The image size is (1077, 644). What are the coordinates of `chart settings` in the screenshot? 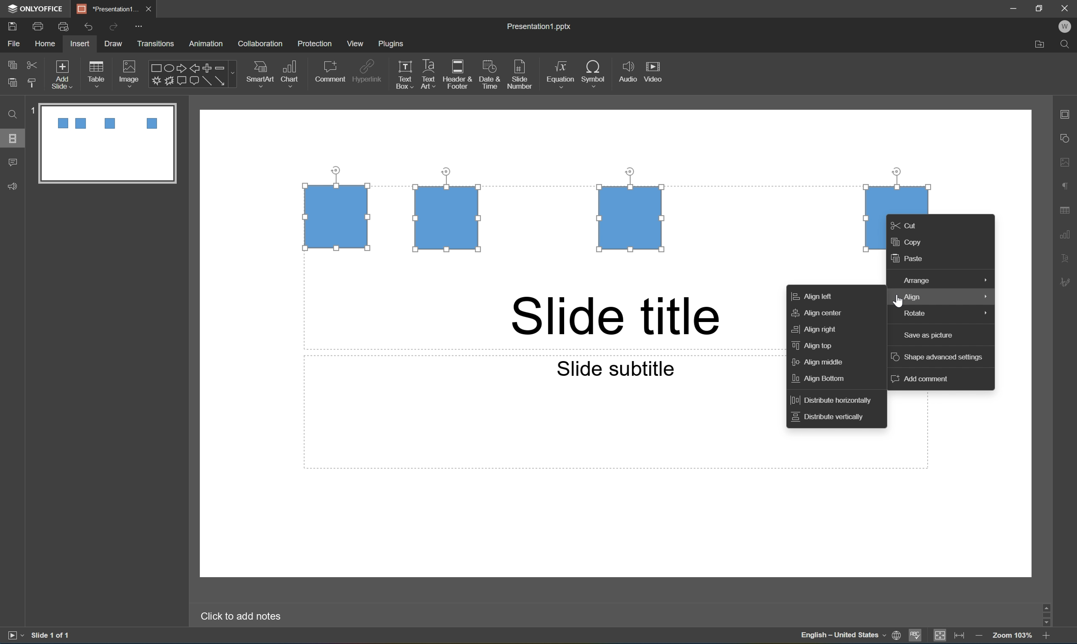 It's located at (1069, 233).